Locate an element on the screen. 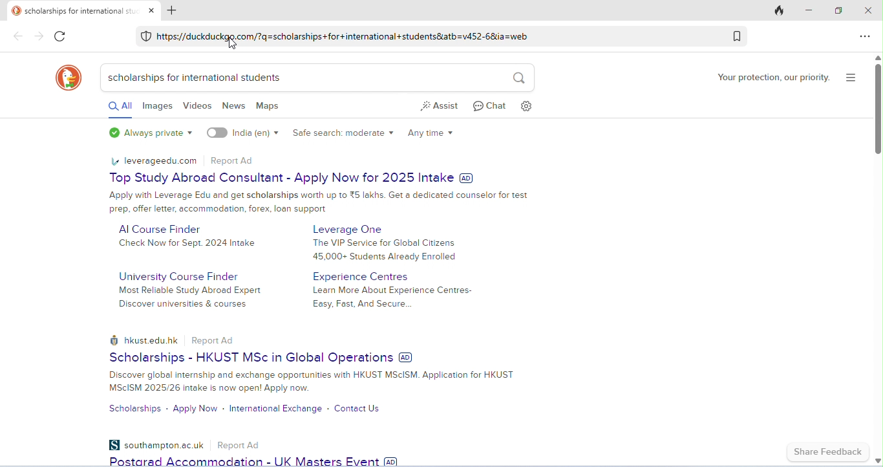  text on Scholarships - HKUST MSc in Global Operations is located at coordinates (315, 384).